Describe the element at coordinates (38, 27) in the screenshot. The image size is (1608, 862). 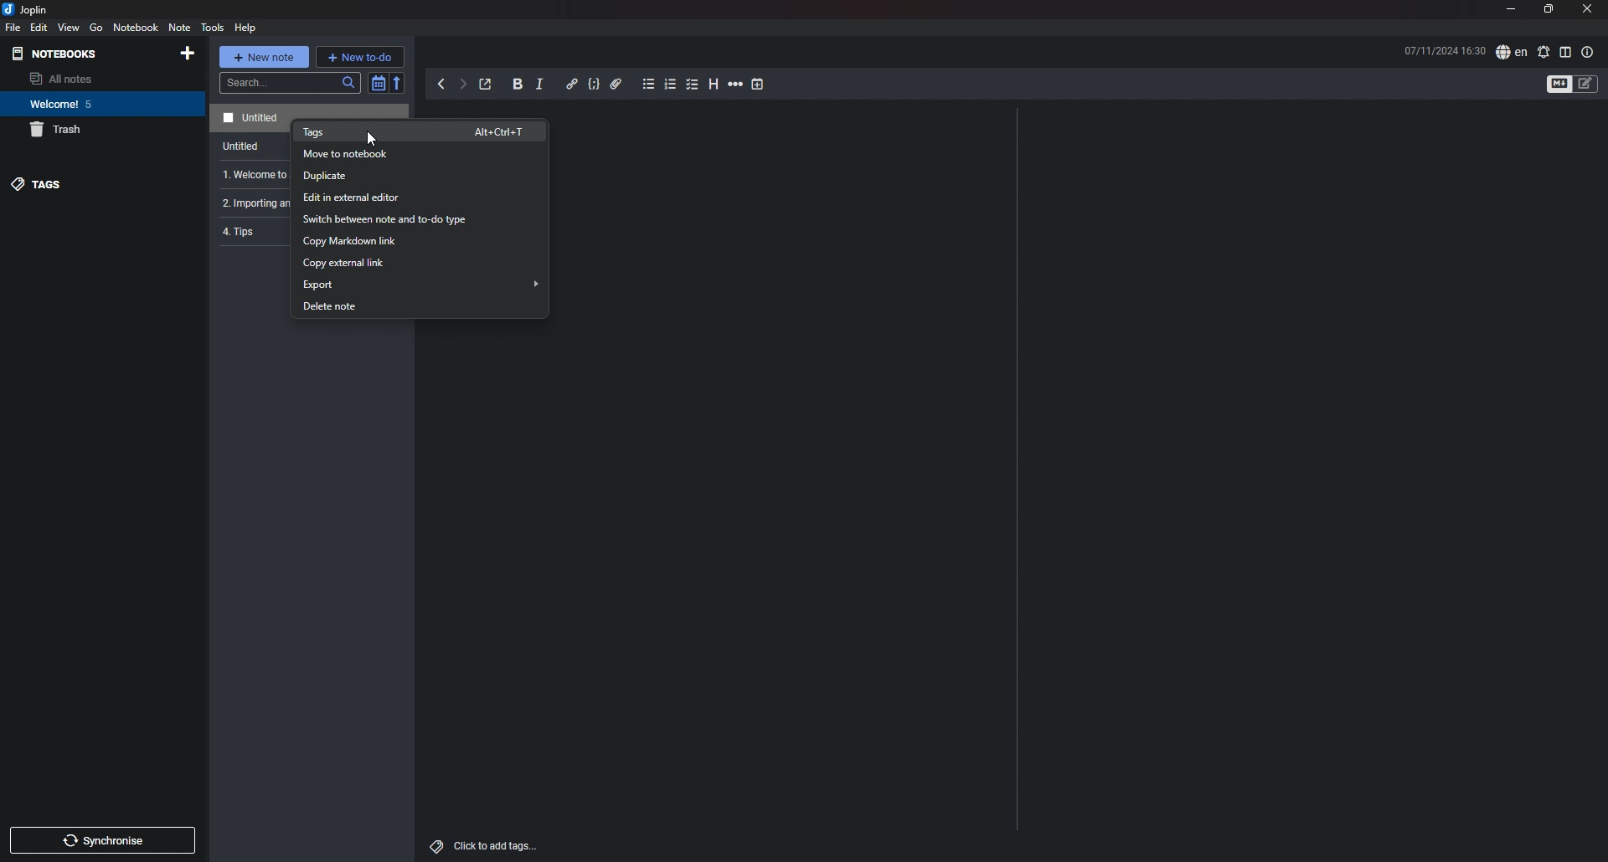
I see `edit` at that location.